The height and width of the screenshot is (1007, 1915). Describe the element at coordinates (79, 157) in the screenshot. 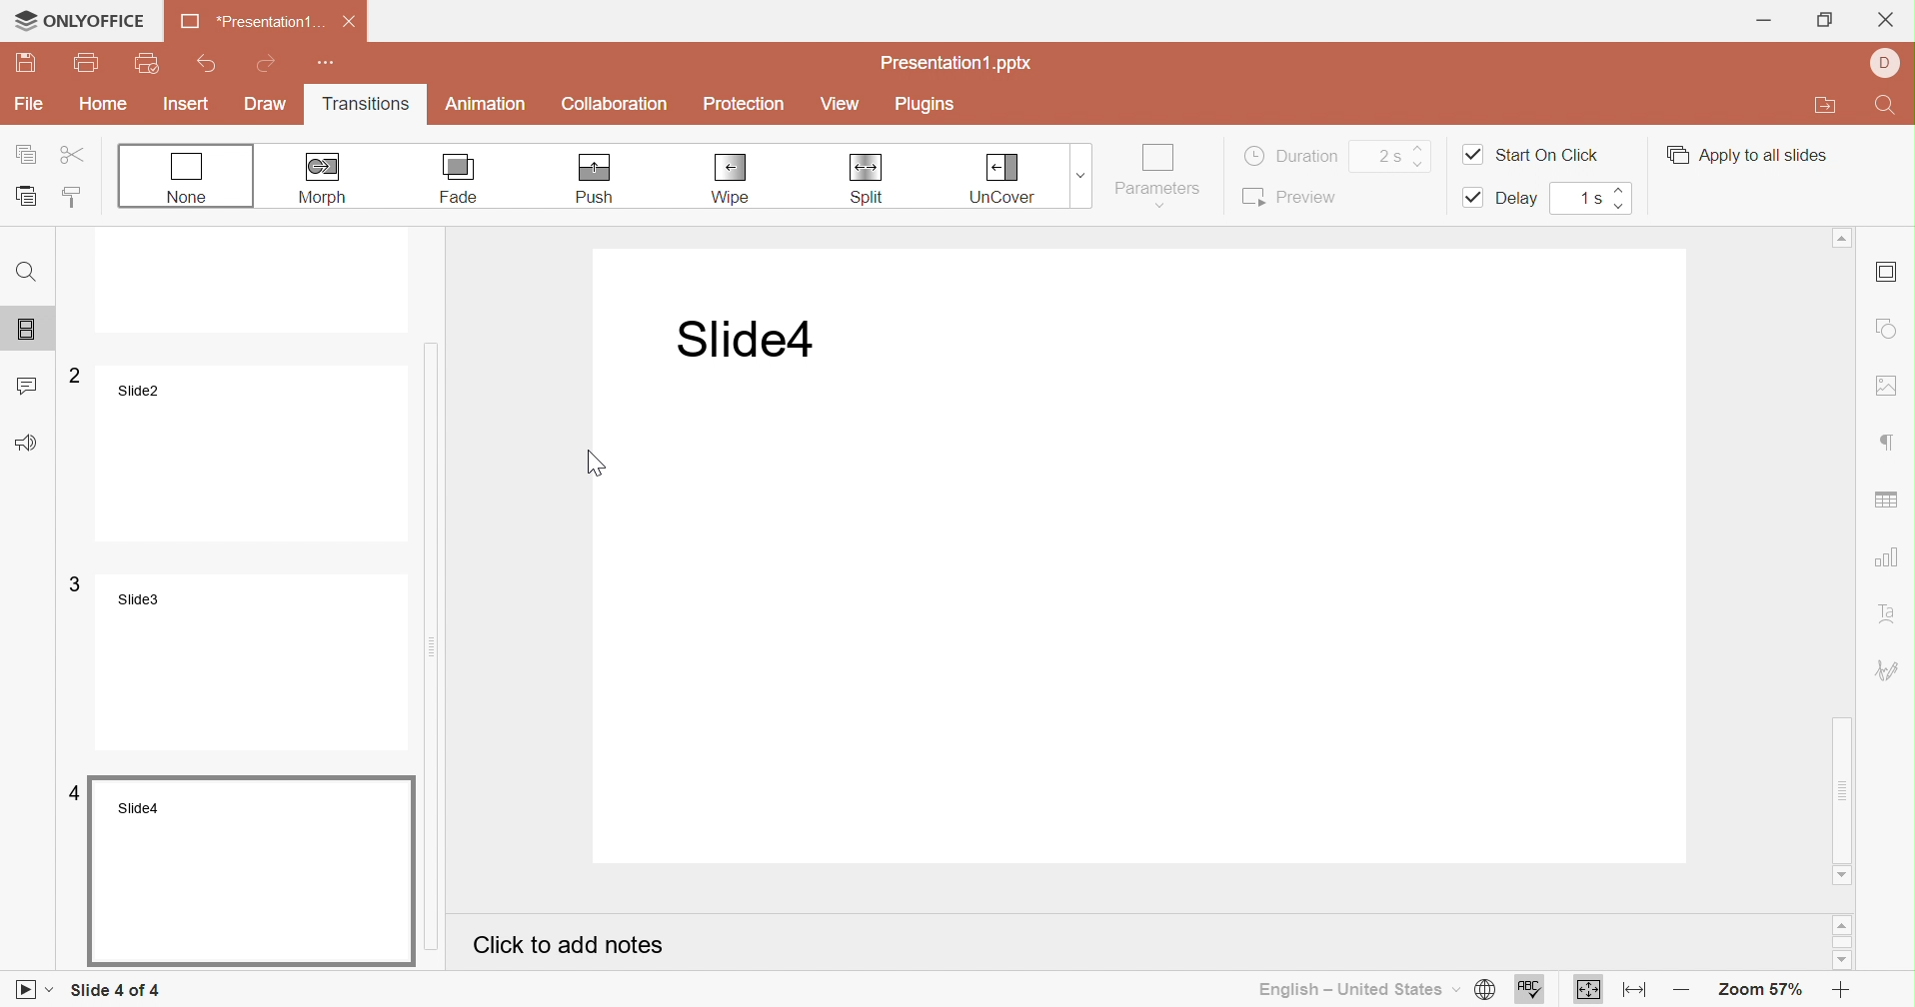

I see `Cut` at that location.